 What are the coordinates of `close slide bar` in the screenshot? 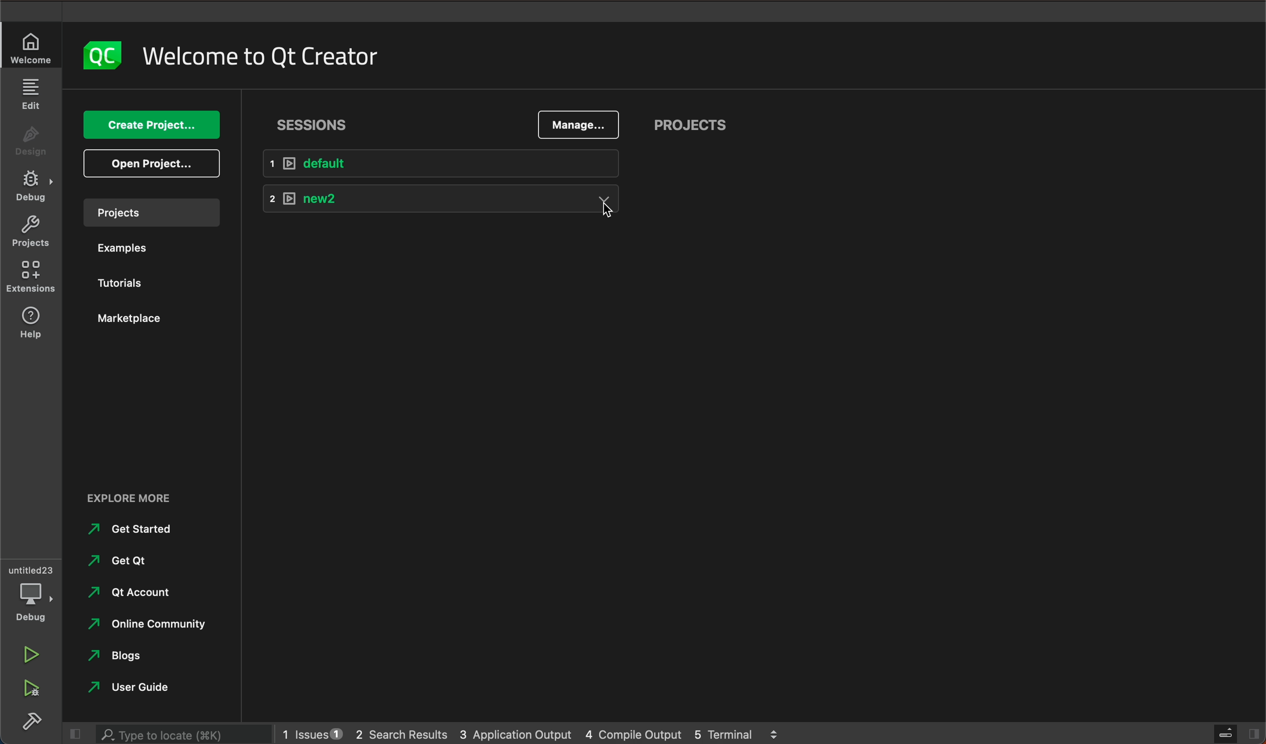 It's located at (74, 733).